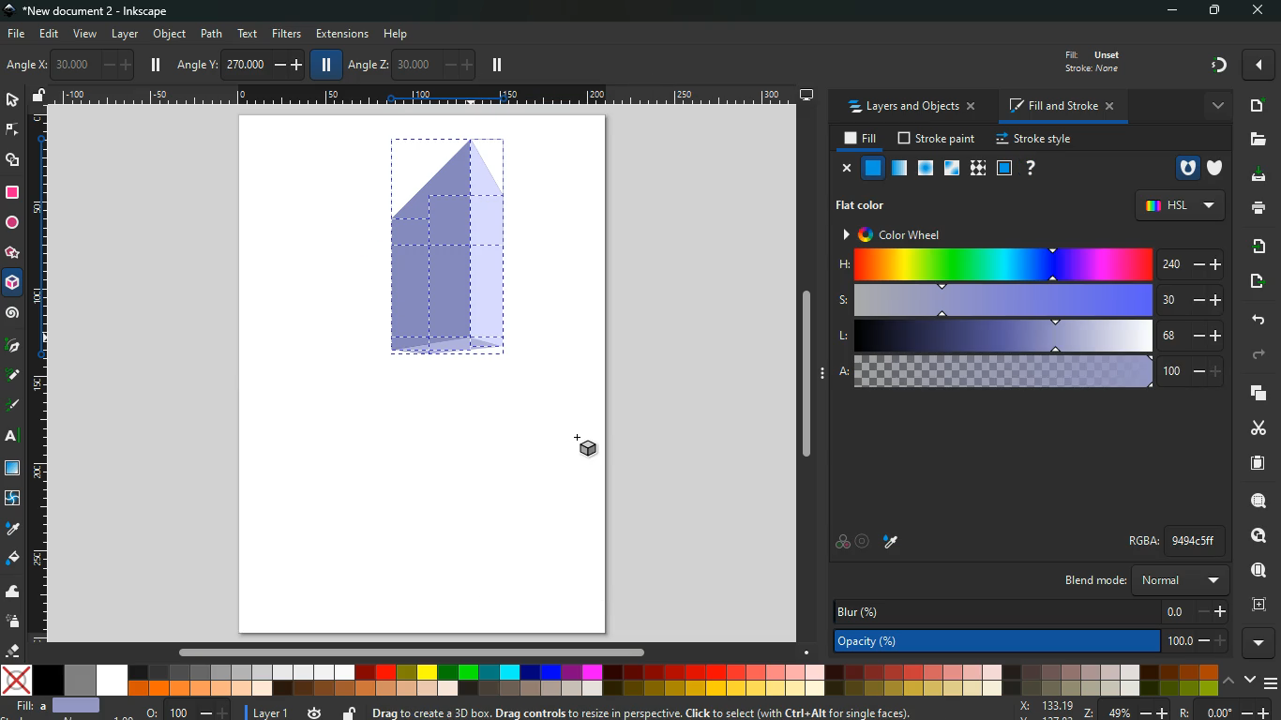 The height and width of the screenshot is (720, 1281). Describe the element at coordinates (184, 711) in the screenshot. I see `o` at that location.